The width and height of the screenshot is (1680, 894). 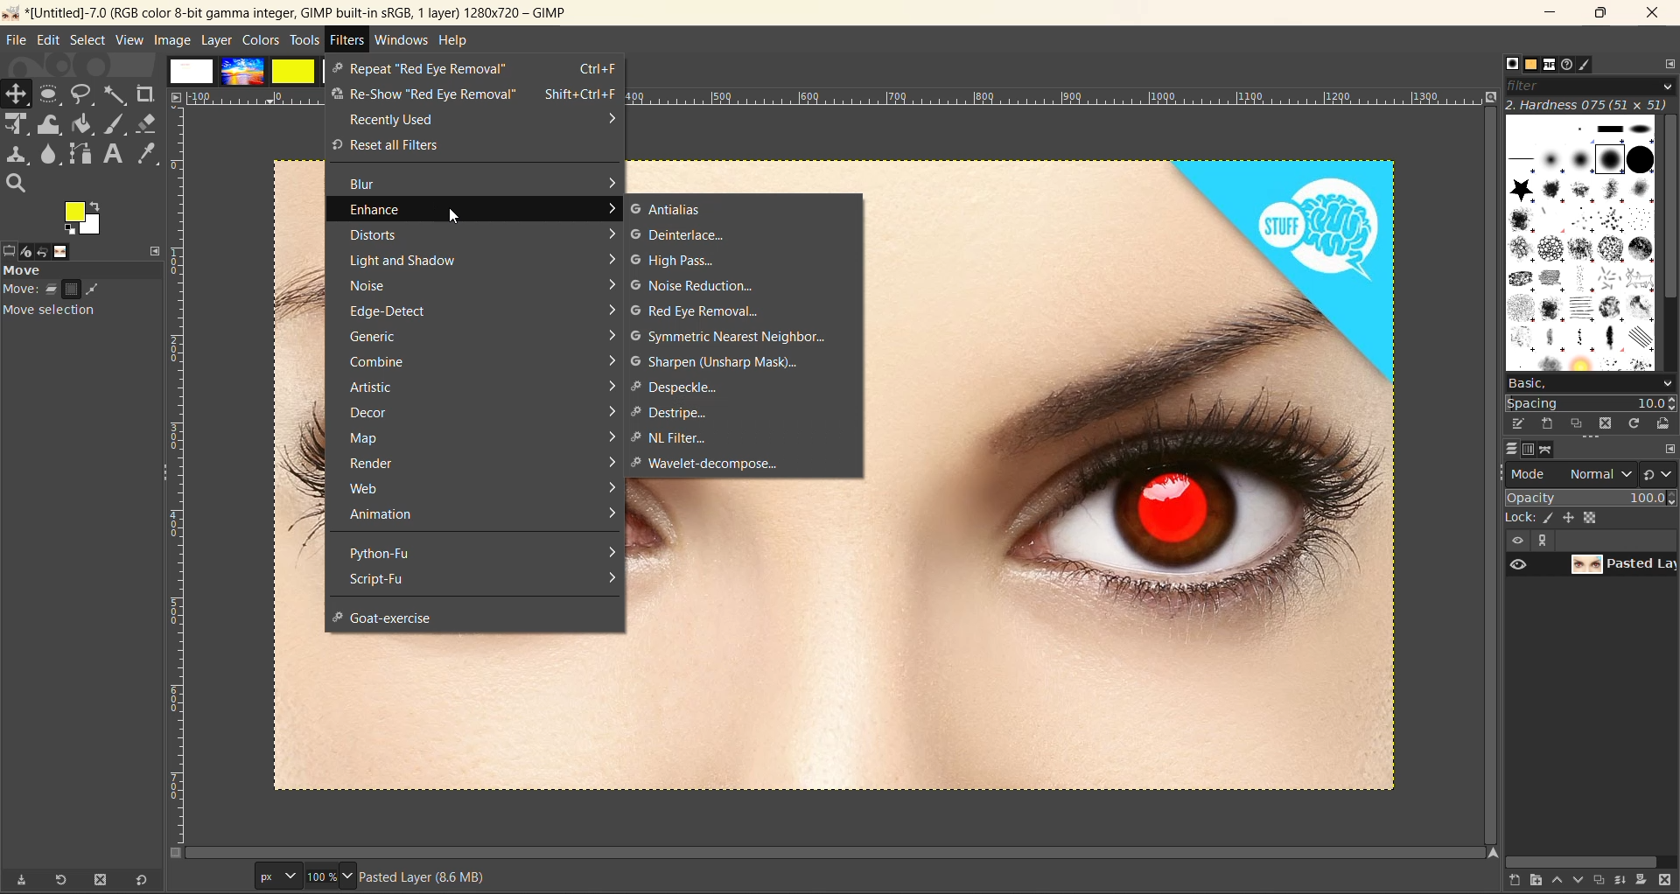 I want to click on generic, so click(x=481, y=335).